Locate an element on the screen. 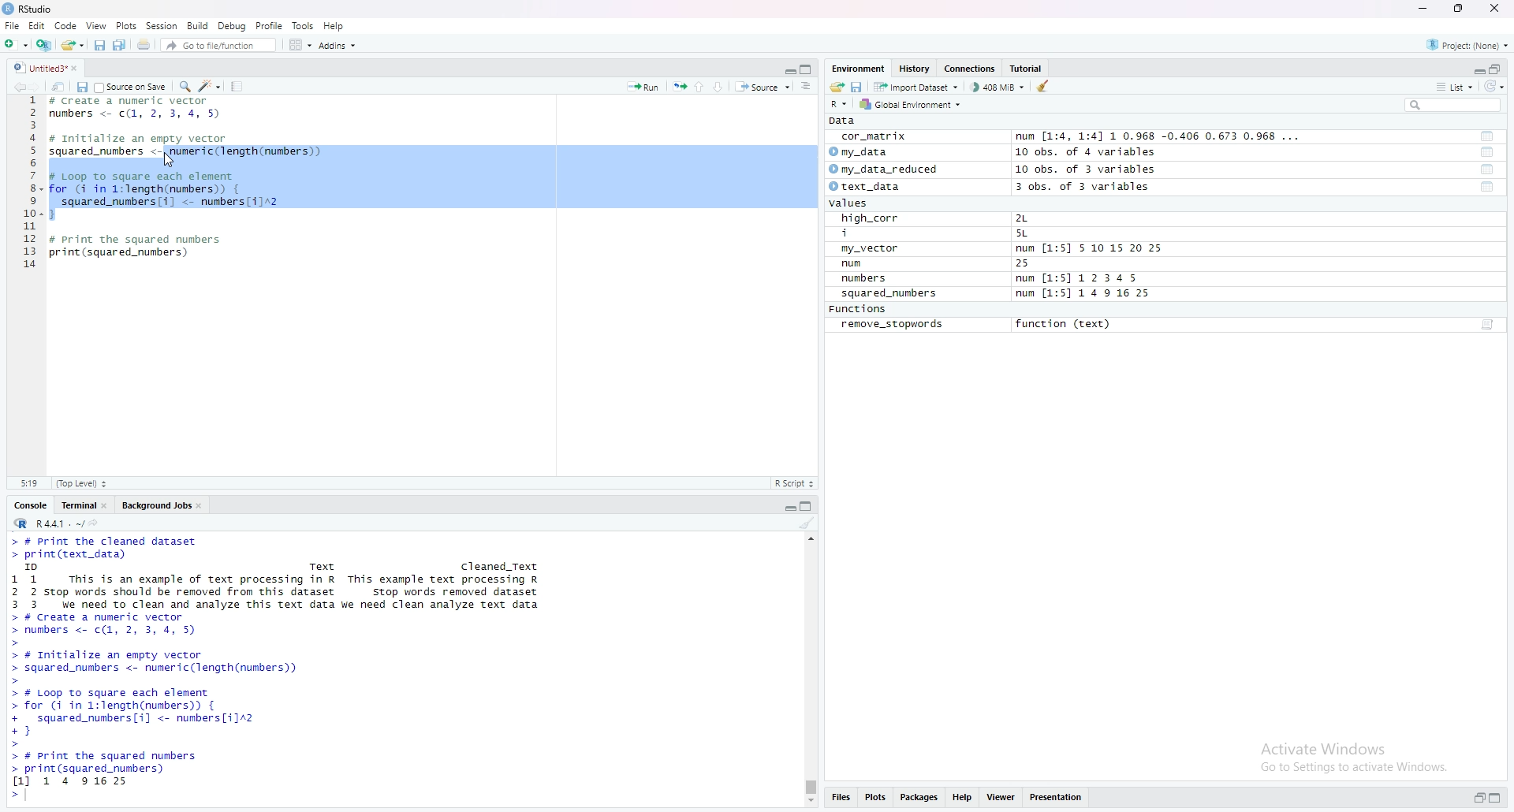  save is located at coordinates (81, 86).